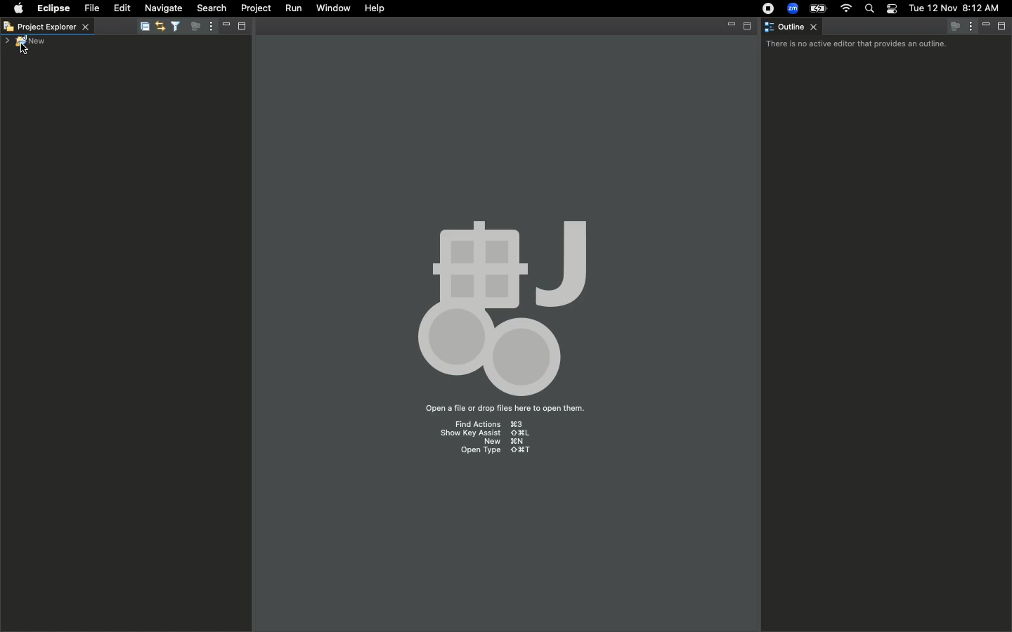 Image resolution: width=1012 pixels, height=632 pixels. What do you see at coordinates (208, 27) in the screenshot?
I see `Options` at bounding box center [208, 27].